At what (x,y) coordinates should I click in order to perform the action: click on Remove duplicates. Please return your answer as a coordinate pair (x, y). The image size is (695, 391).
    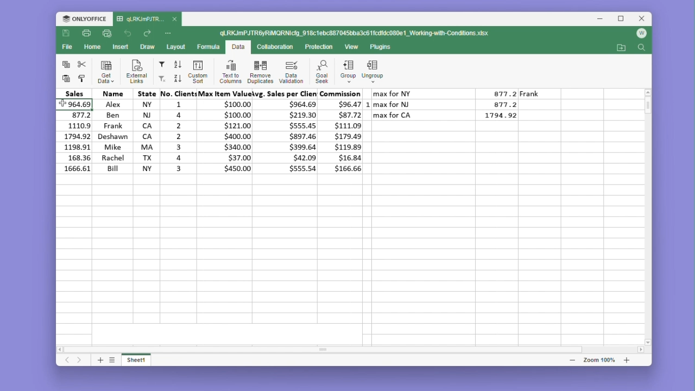
    Looking at the image, I should click on (260, 71).